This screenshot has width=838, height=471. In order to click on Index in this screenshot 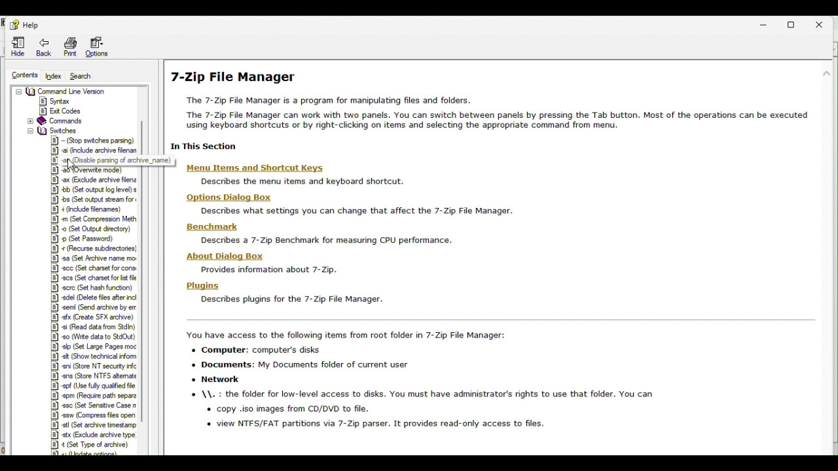, I will do `click(52, 75)`.